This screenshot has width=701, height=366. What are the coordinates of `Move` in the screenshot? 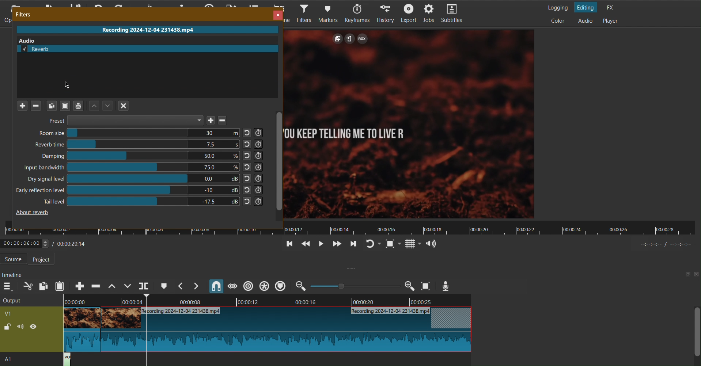 It's located at (102, 106).